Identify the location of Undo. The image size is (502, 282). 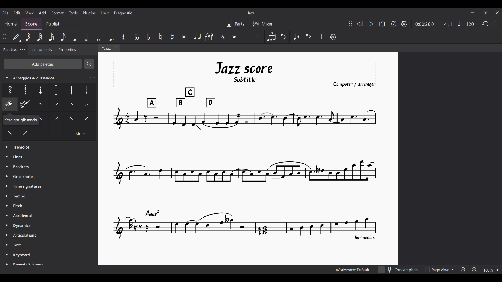
(486, 24).